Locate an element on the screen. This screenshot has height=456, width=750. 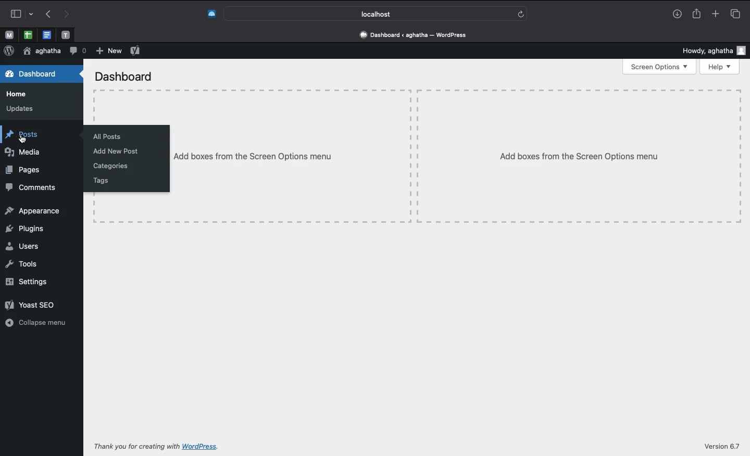
Pages is located at coordinates (23, 170).